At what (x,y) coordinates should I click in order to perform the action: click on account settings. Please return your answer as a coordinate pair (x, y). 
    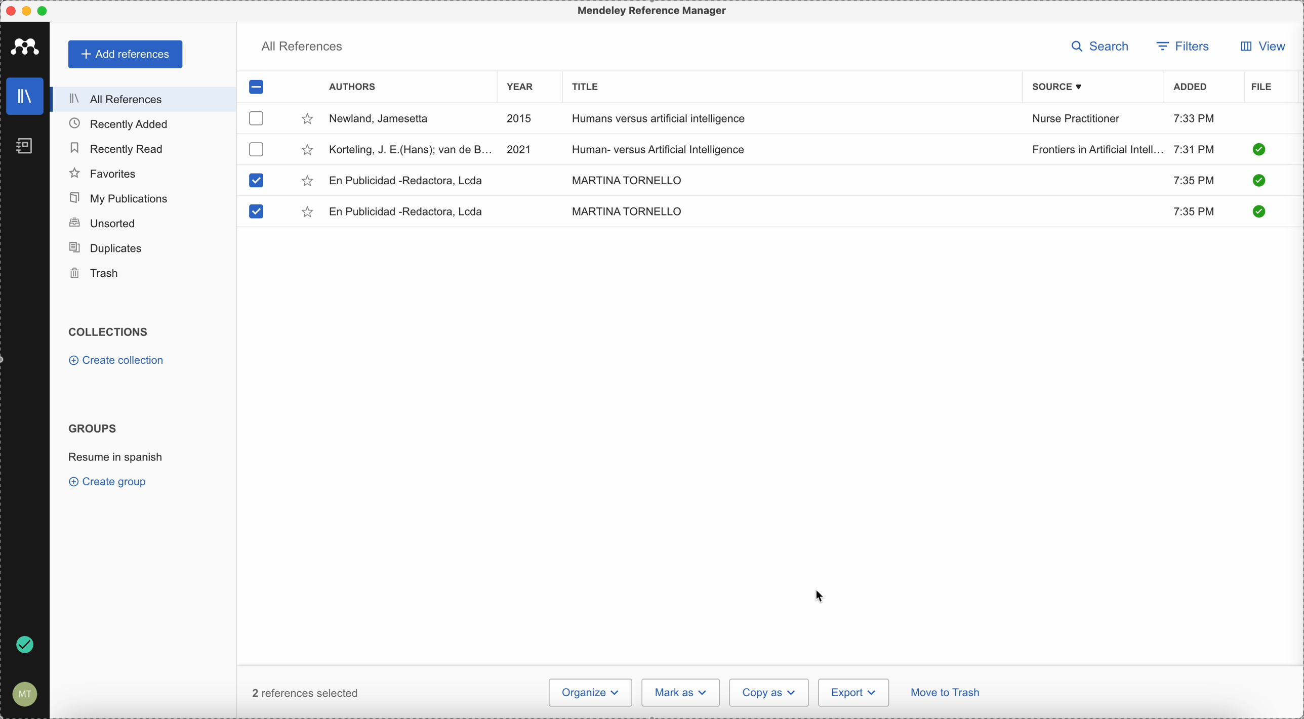
    Looking at the image, I should click on (23, 695).